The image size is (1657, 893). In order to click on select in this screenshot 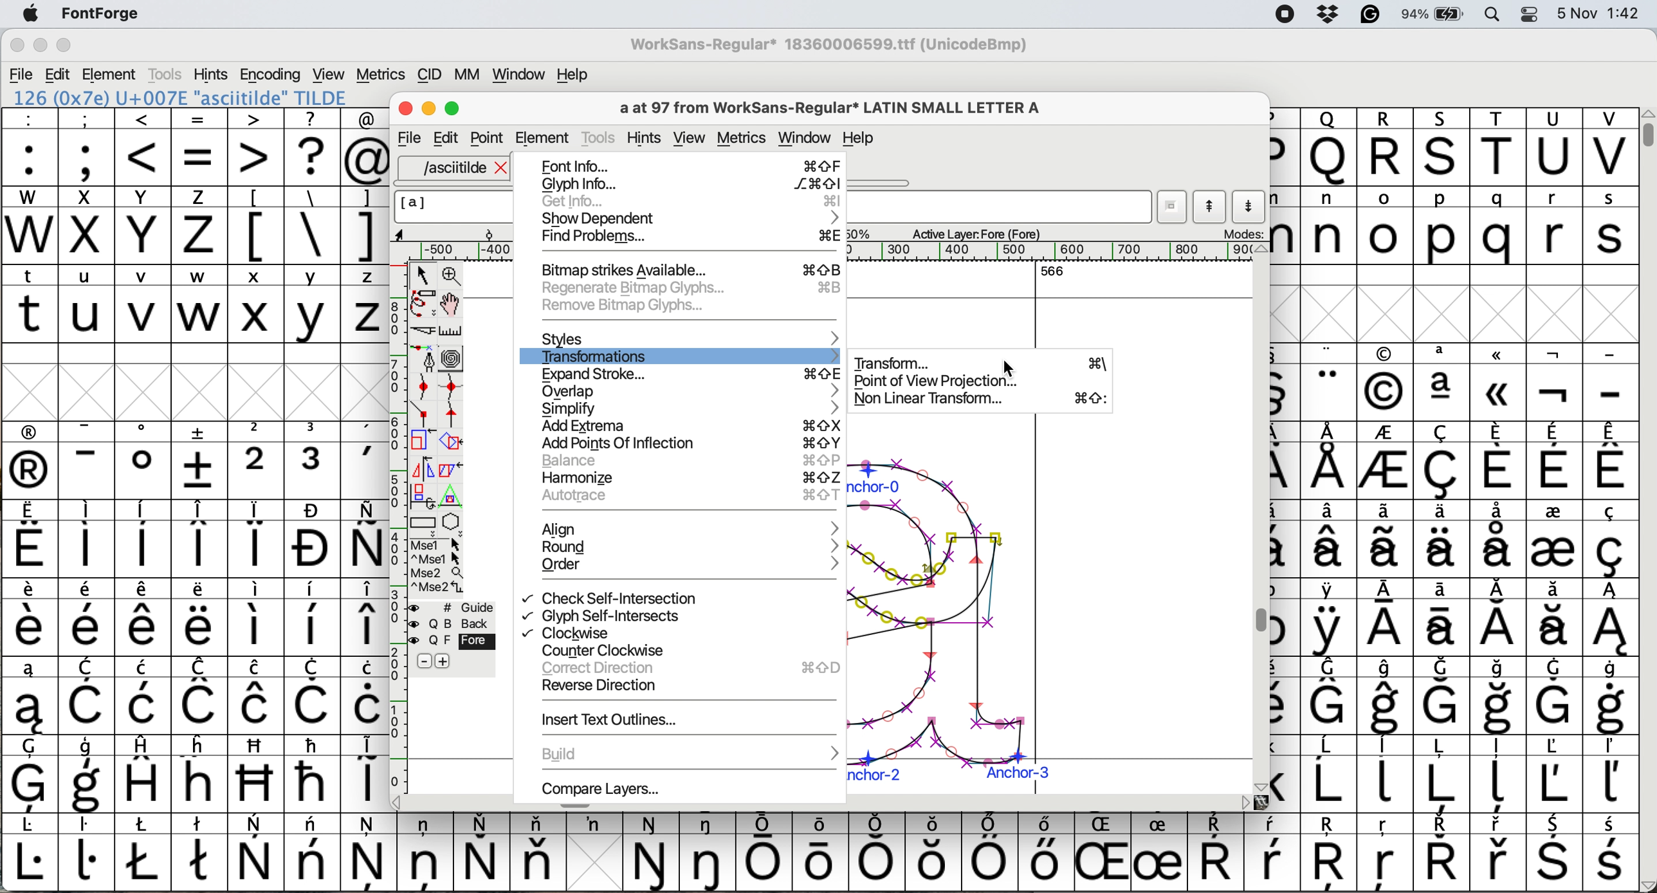, I will do `click(424, 273)`.